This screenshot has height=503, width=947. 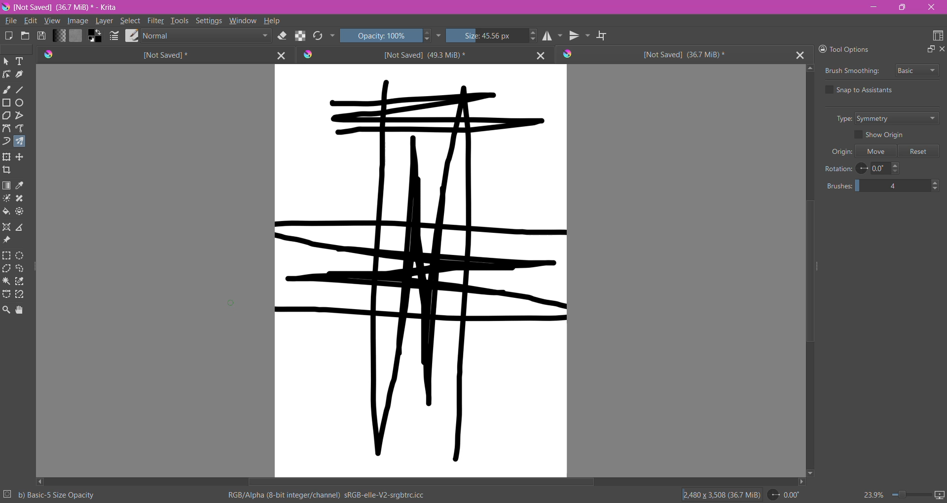 What do you see at coordinates (6, 116) in the screenshot?
I see `Polygon Tool` at bounding box center [6, 116].